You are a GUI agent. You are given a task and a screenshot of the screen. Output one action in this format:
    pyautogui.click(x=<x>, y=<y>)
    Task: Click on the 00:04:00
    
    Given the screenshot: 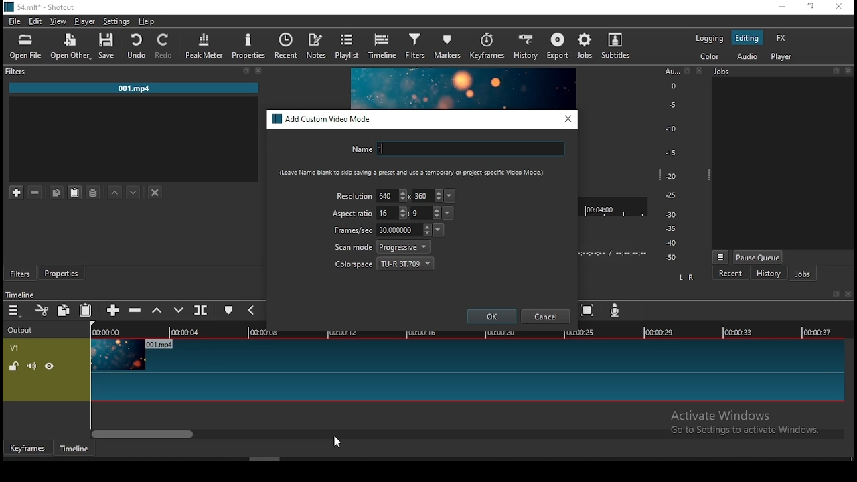 What is the action you would take?
    pyautogui.click(x=601, y=207)
    